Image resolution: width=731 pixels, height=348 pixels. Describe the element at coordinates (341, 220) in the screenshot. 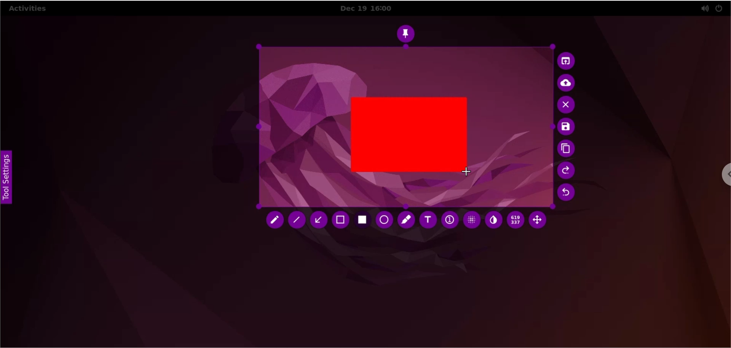

I see `retangle tool` at that location.